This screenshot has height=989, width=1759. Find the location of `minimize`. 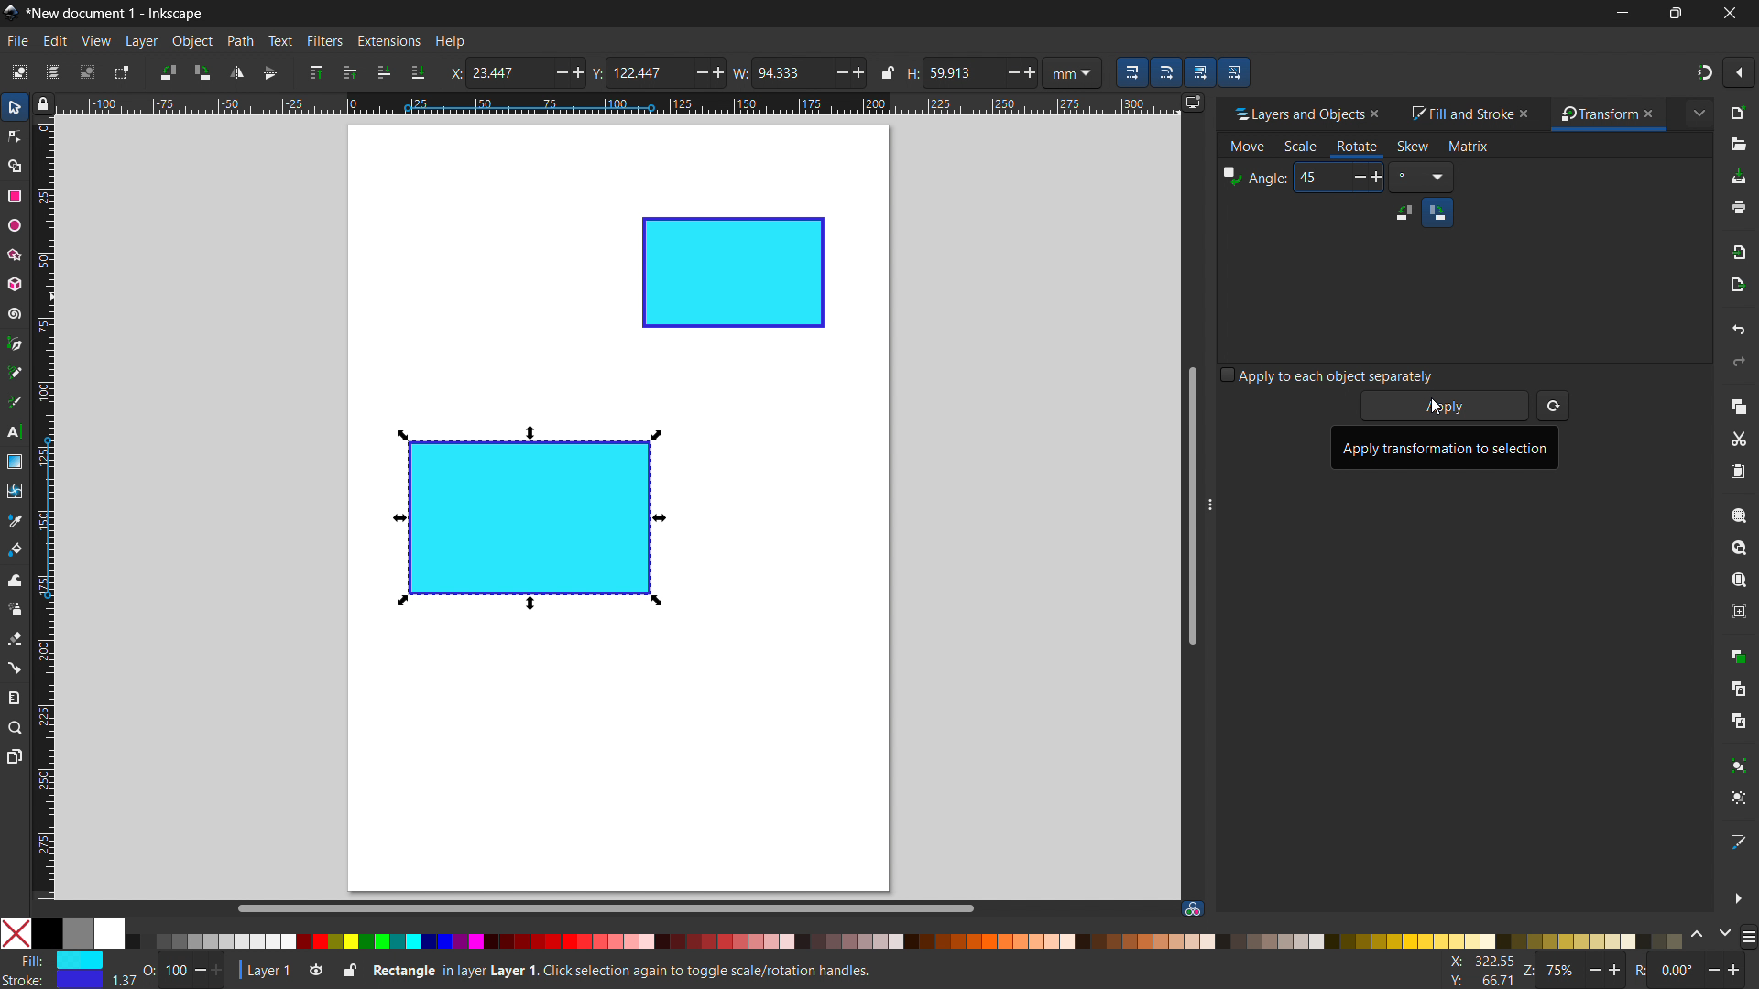

minimize is located at coordinates (1620, 13).